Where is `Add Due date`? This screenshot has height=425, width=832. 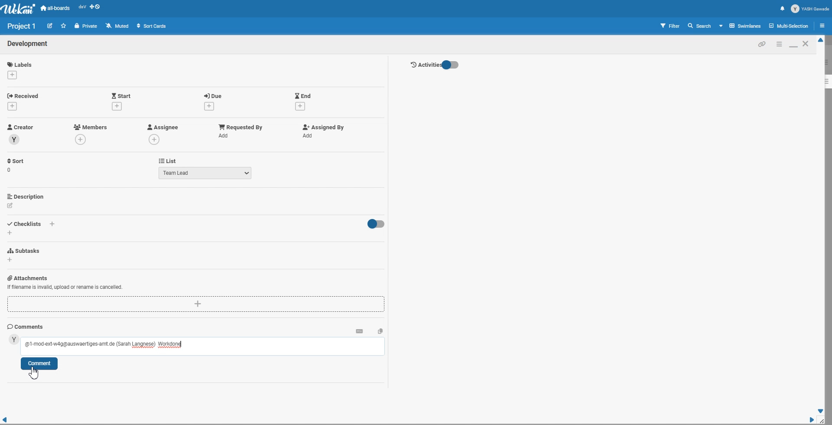 Add Due date is located at coordinates (214, 95).